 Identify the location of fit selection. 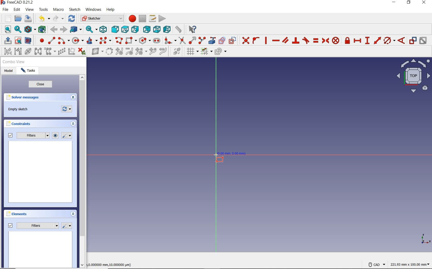
(18, 30).